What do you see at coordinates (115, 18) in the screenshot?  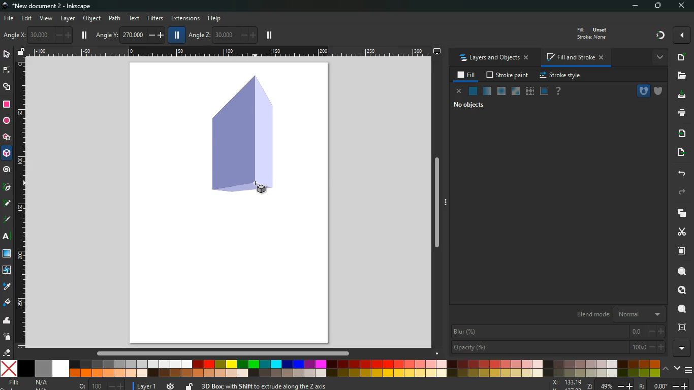 I see `path` at bounding box center [115, 18].